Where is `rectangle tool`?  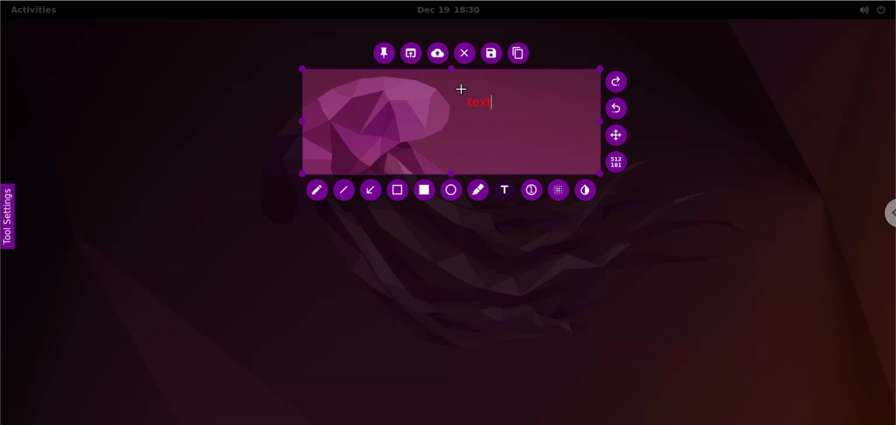 rectangle tool is located at coordinates (427, 190).